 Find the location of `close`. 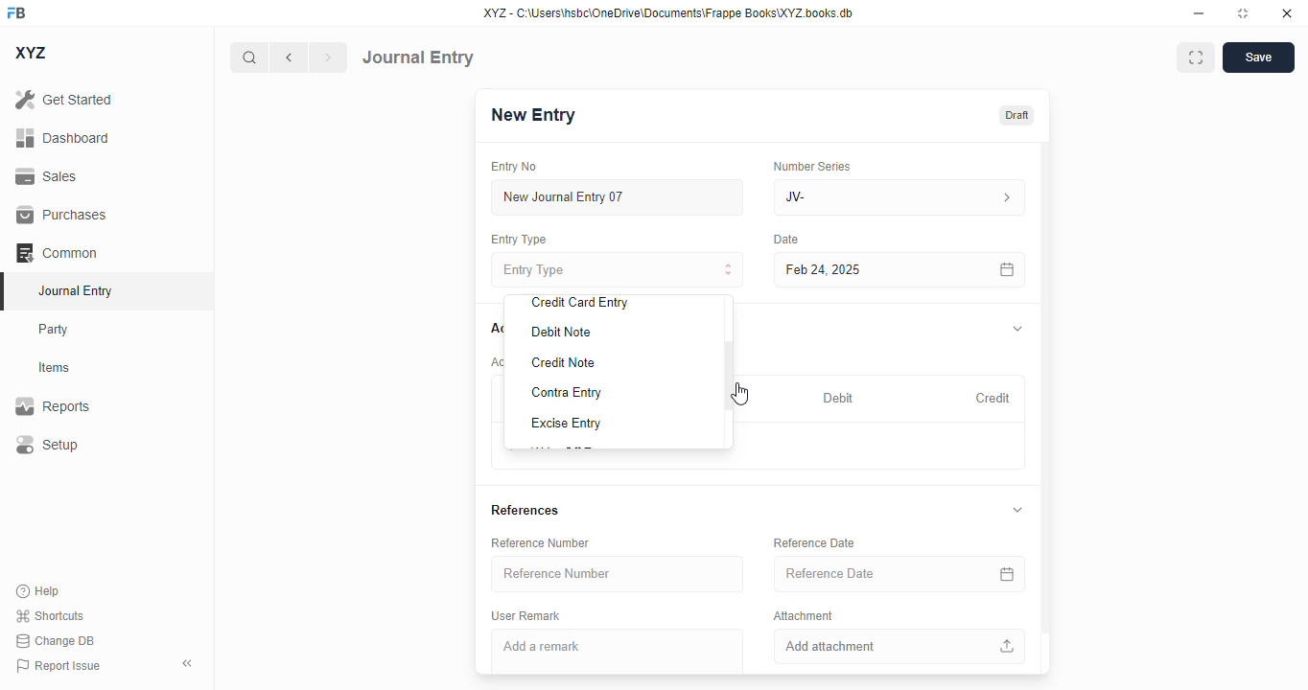

close is located at coordinates (1287, 13).